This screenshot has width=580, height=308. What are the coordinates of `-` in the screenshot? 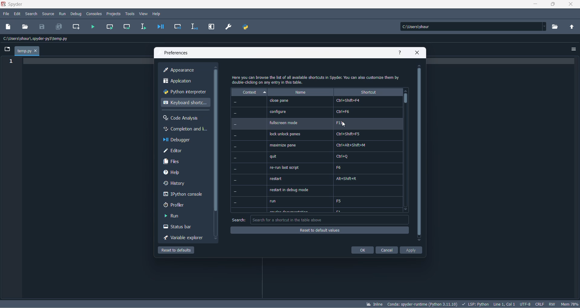 It's located at (236, 203).